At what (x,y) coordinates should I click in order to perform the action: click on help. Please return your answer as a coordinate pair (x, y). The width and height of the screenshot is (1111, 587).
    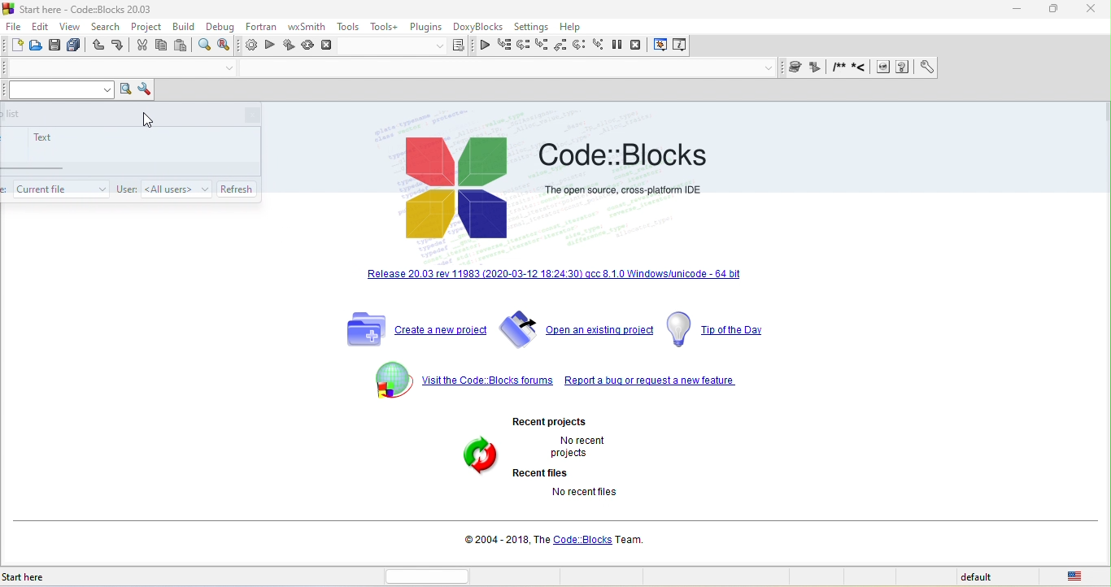
    Looking at the image, I should click on (573, 28).